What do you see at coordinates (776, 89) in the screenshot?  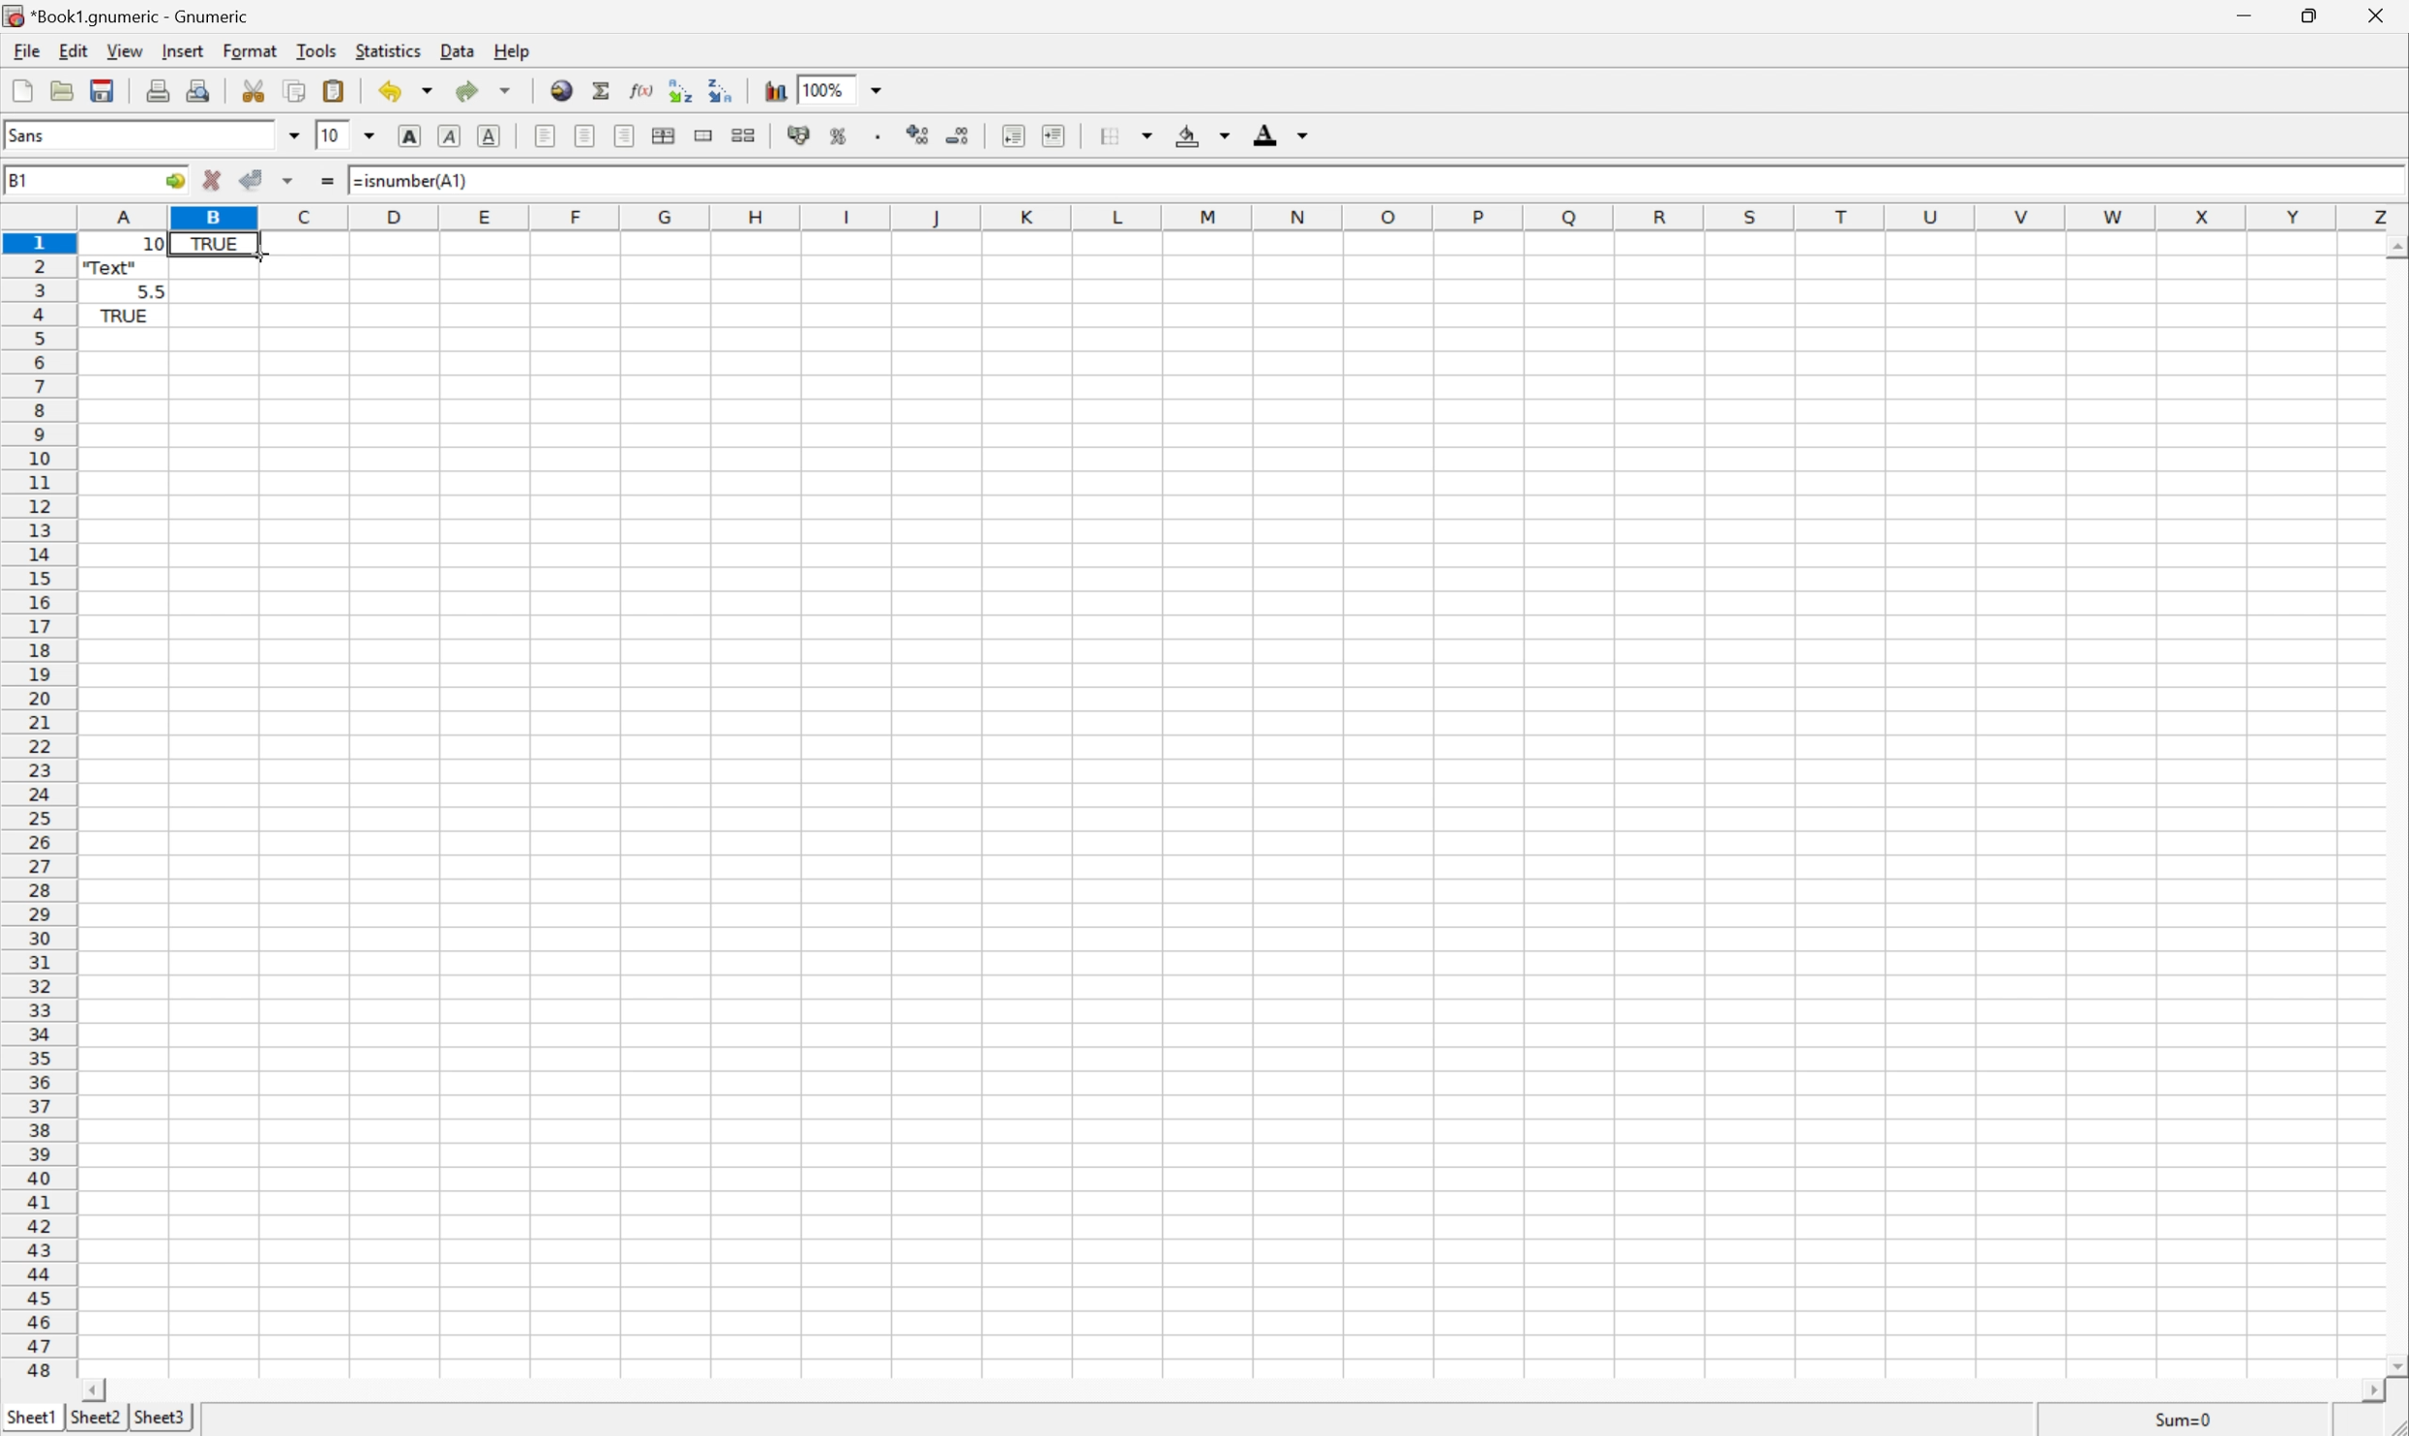 I see `Insert a chart` at bounding box center [776, 89].